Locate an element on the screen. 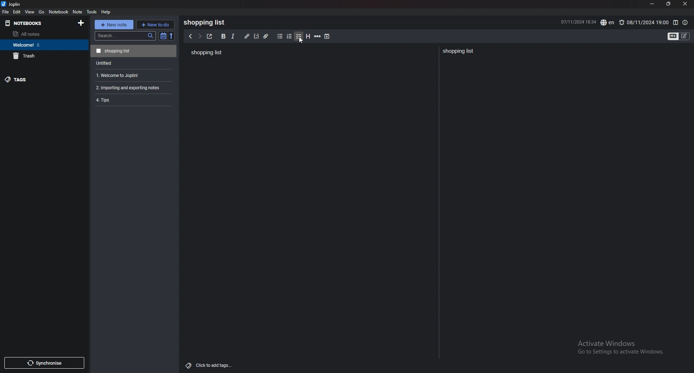  reverse sort order is located at coordinates (173, 36).